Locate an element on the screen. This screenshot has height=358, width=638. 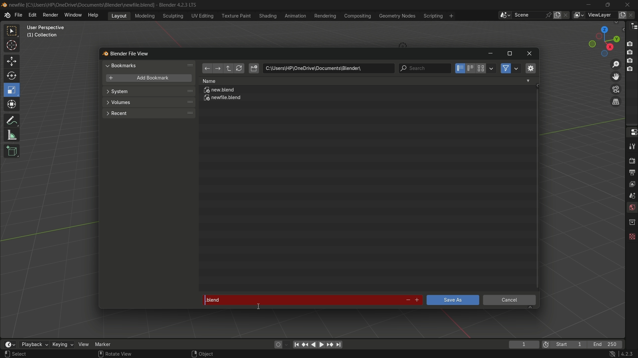
world is located at coordinates (631, 208).